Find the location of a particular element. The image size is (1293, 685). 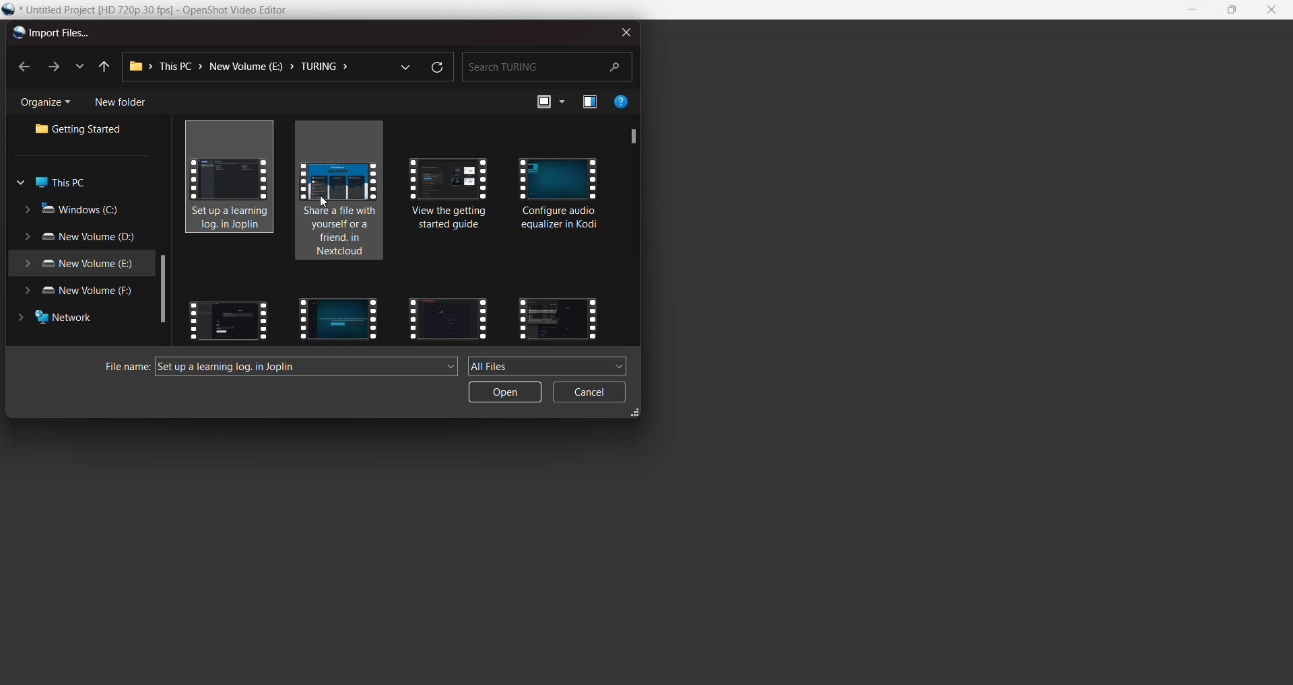

dropdown is located at coordinates (404, 65).